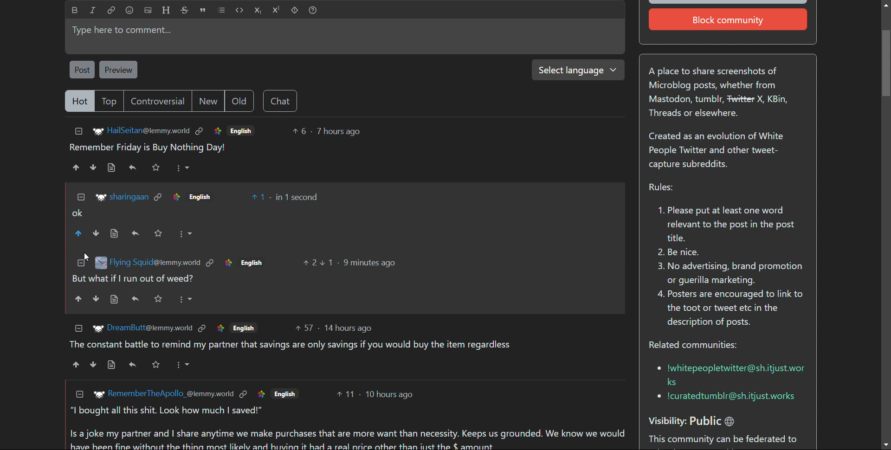  Describe the element at coordinates (159, 101) in the screenshot. I see `controversial` at that location.